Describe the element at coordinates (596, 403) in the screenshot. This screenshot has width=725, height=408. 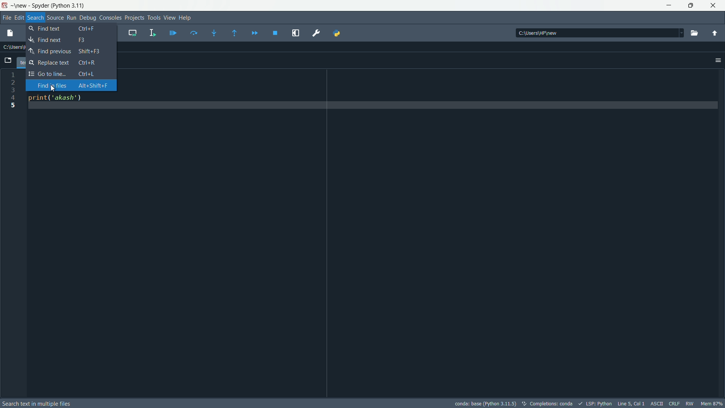
I see `LSP:Python` at that location.